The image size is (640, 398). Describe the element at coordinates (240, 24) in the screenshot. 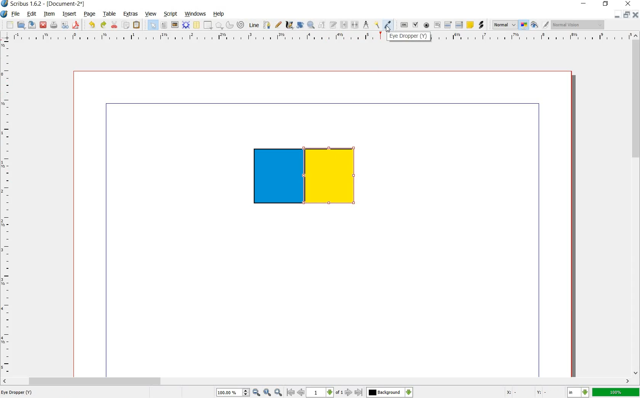

I see `spiral` at that location.